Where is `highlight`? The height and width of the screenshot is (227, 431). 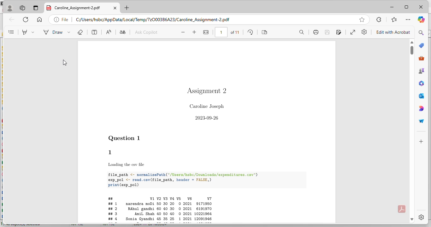 highlight is located at coordinates (28, 32).